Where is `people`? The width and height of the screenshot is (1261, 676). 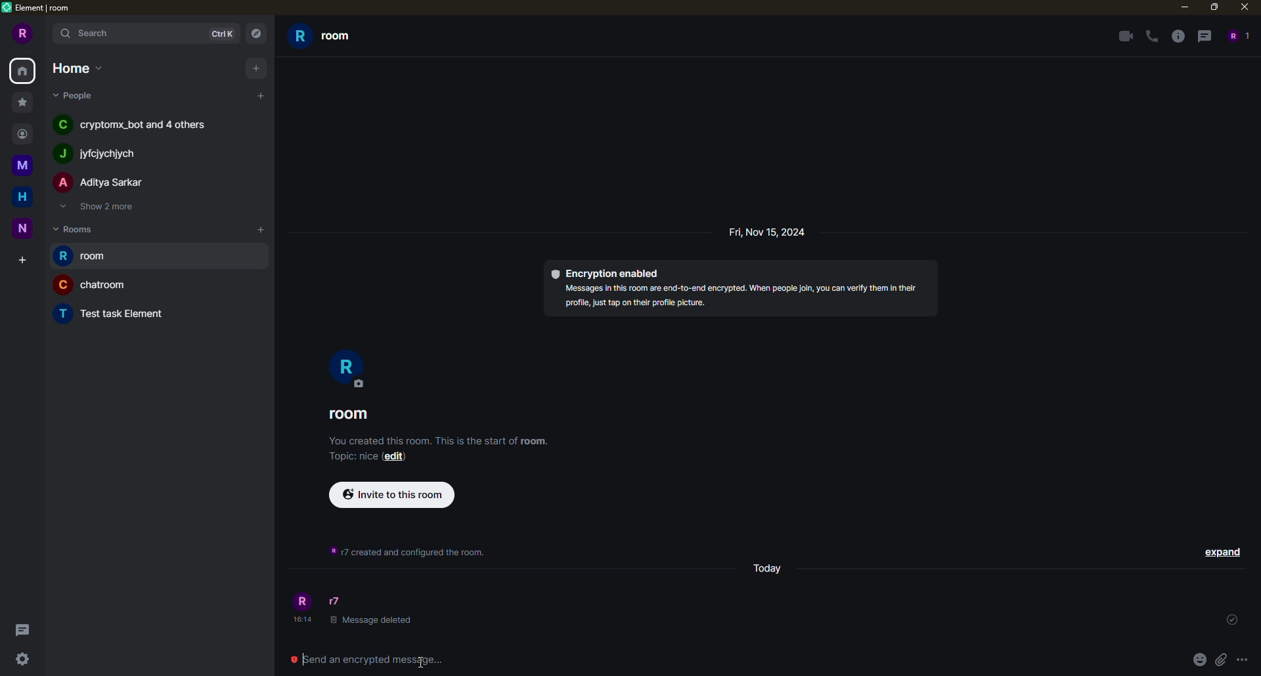
people is located at coordinates (77, 96).